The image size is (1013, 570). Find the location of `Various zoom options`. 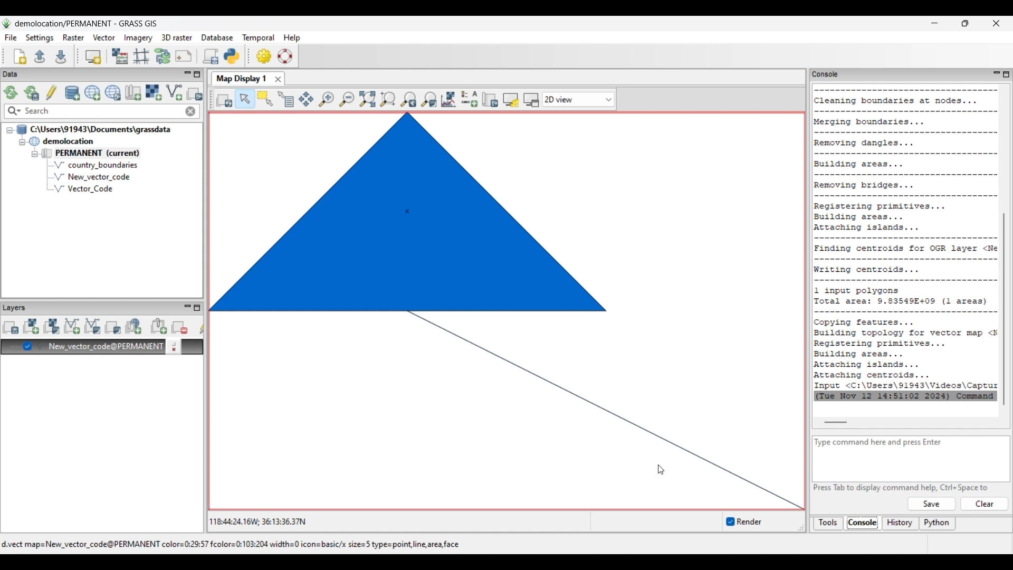

Various zoom options is located at coordinates (428, 99).